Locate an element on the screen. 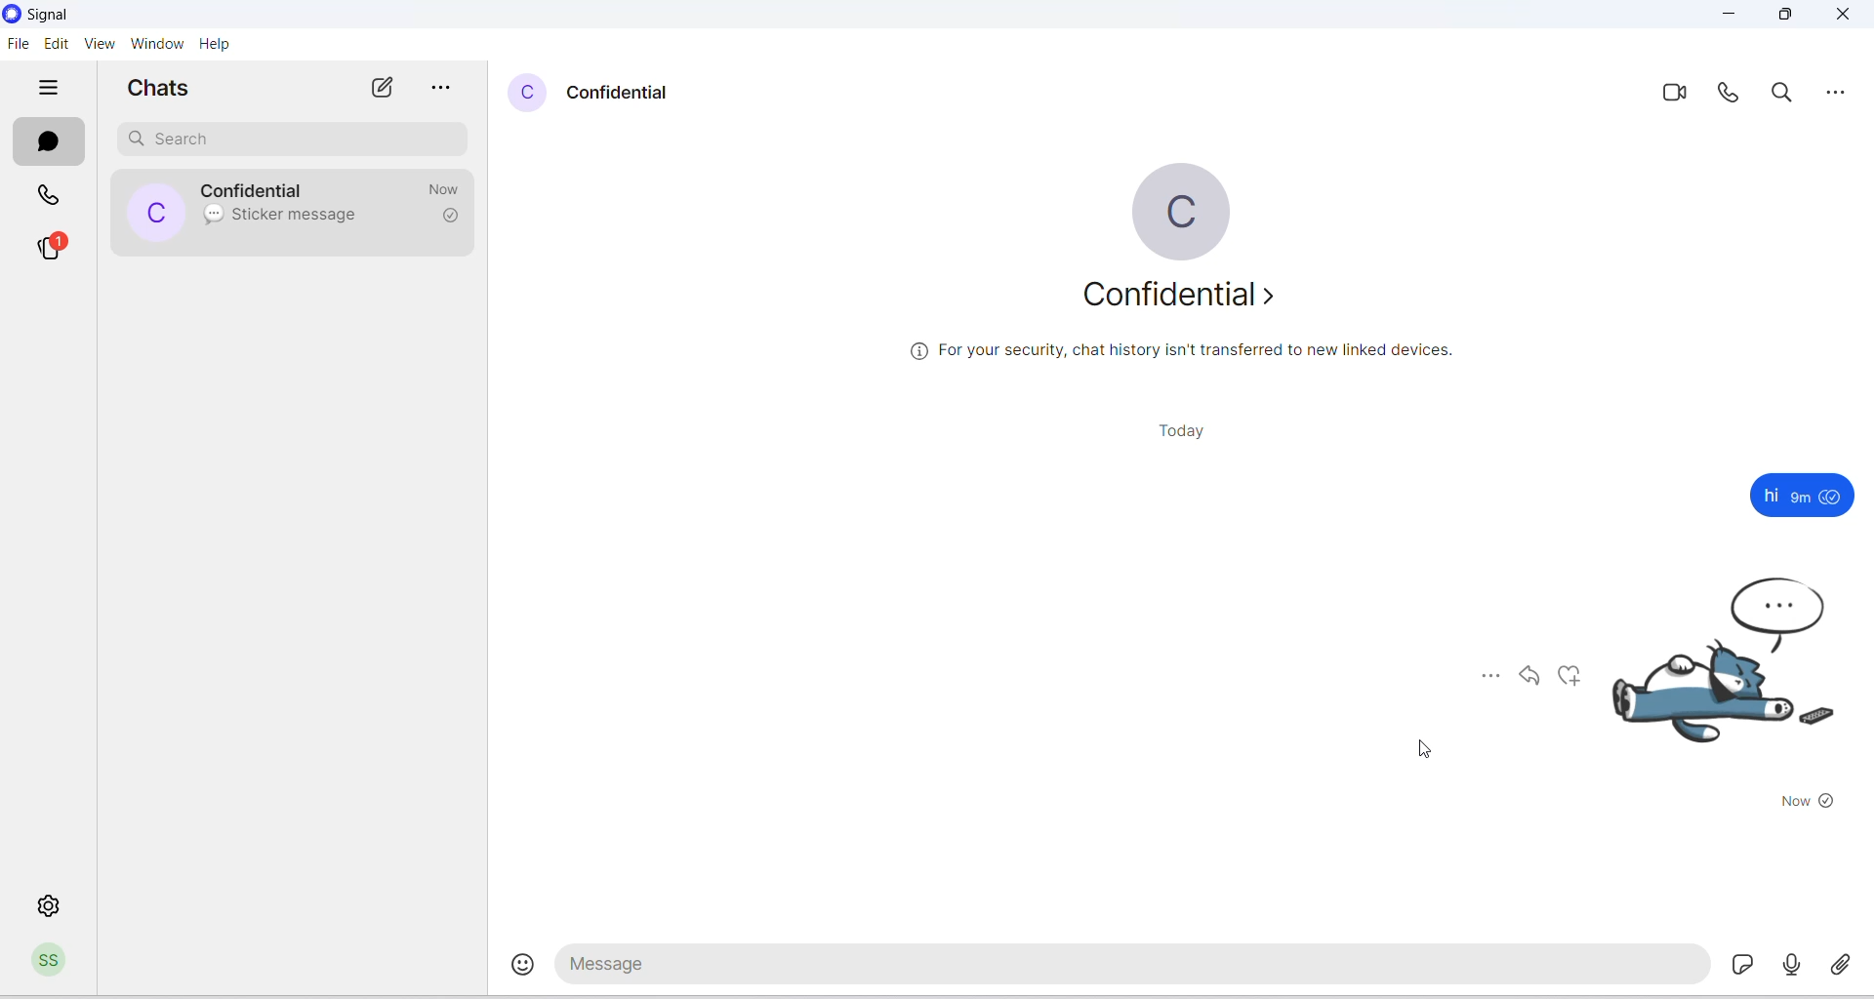 Image resolution: width=1874 pixels, height=999 pixels. share attachment is located at coordinates (1847, 962).